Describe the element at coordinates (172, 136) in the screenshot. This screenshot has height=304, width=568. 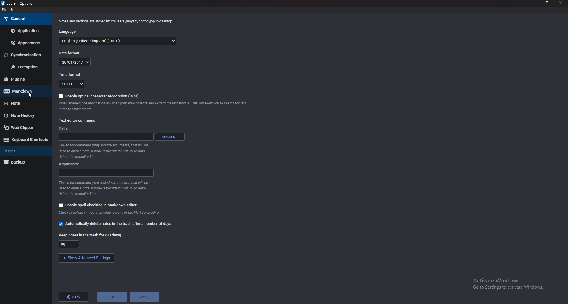
I see `browse` at that location.